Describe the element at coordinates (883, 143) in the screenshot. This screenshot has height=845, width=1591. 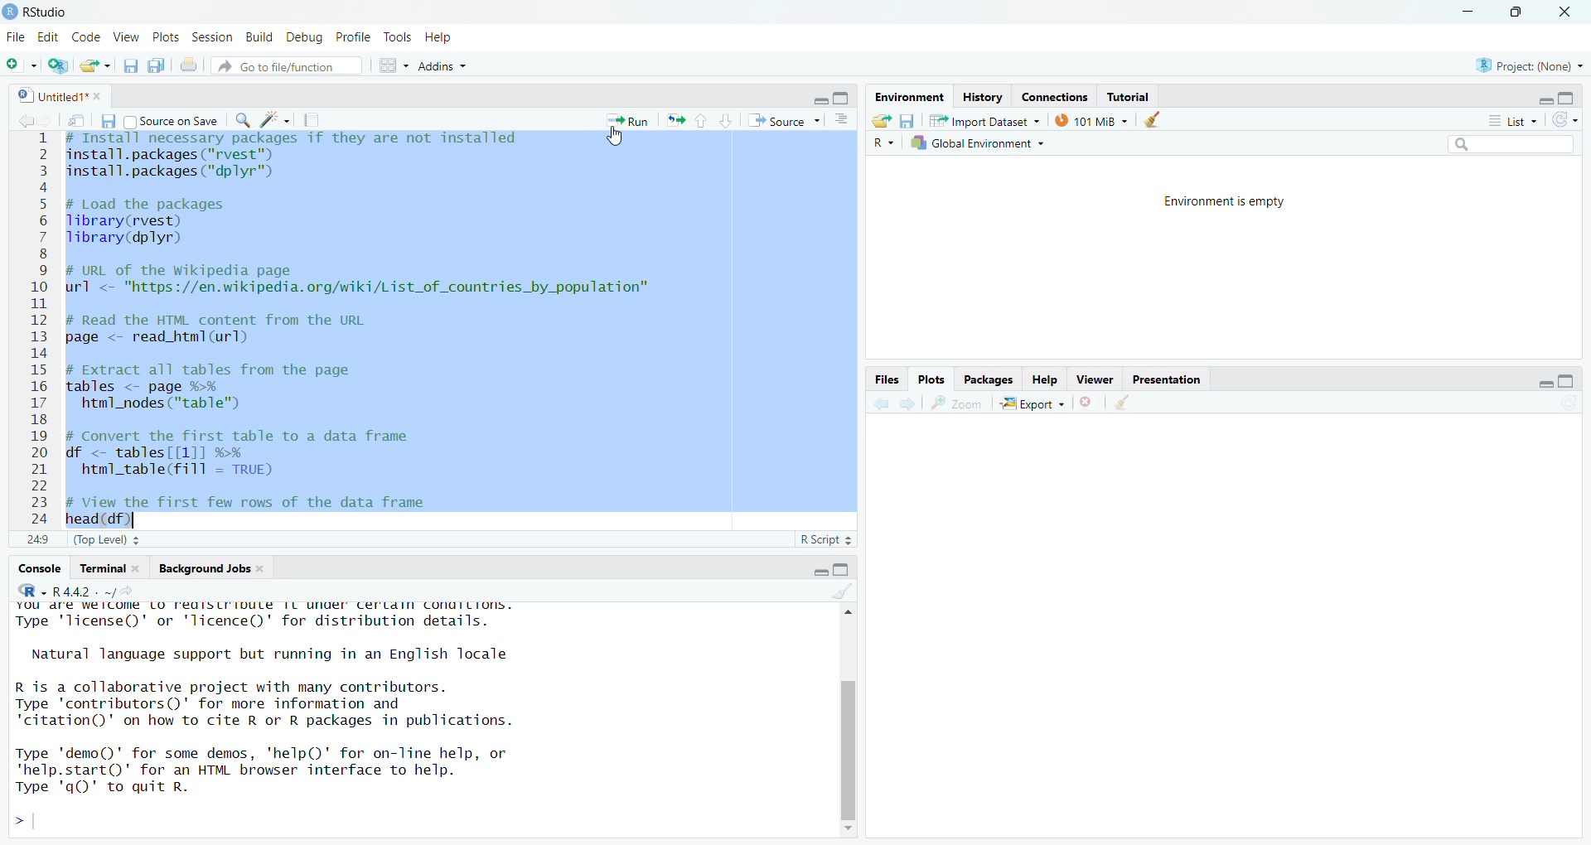
I see `R` at that location.